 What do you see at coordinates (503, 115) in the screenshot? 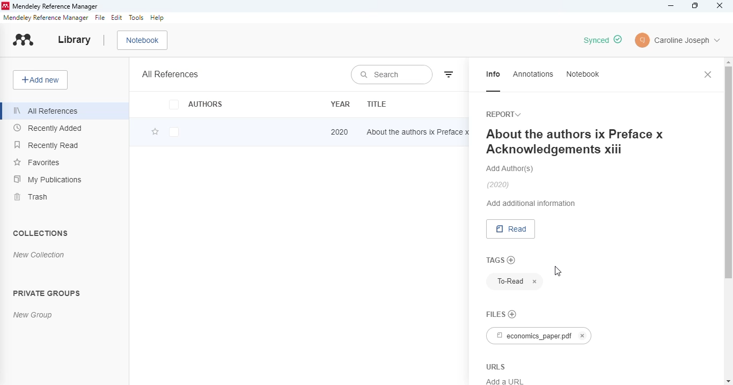
I see `report` at bounding box center [503, 115].